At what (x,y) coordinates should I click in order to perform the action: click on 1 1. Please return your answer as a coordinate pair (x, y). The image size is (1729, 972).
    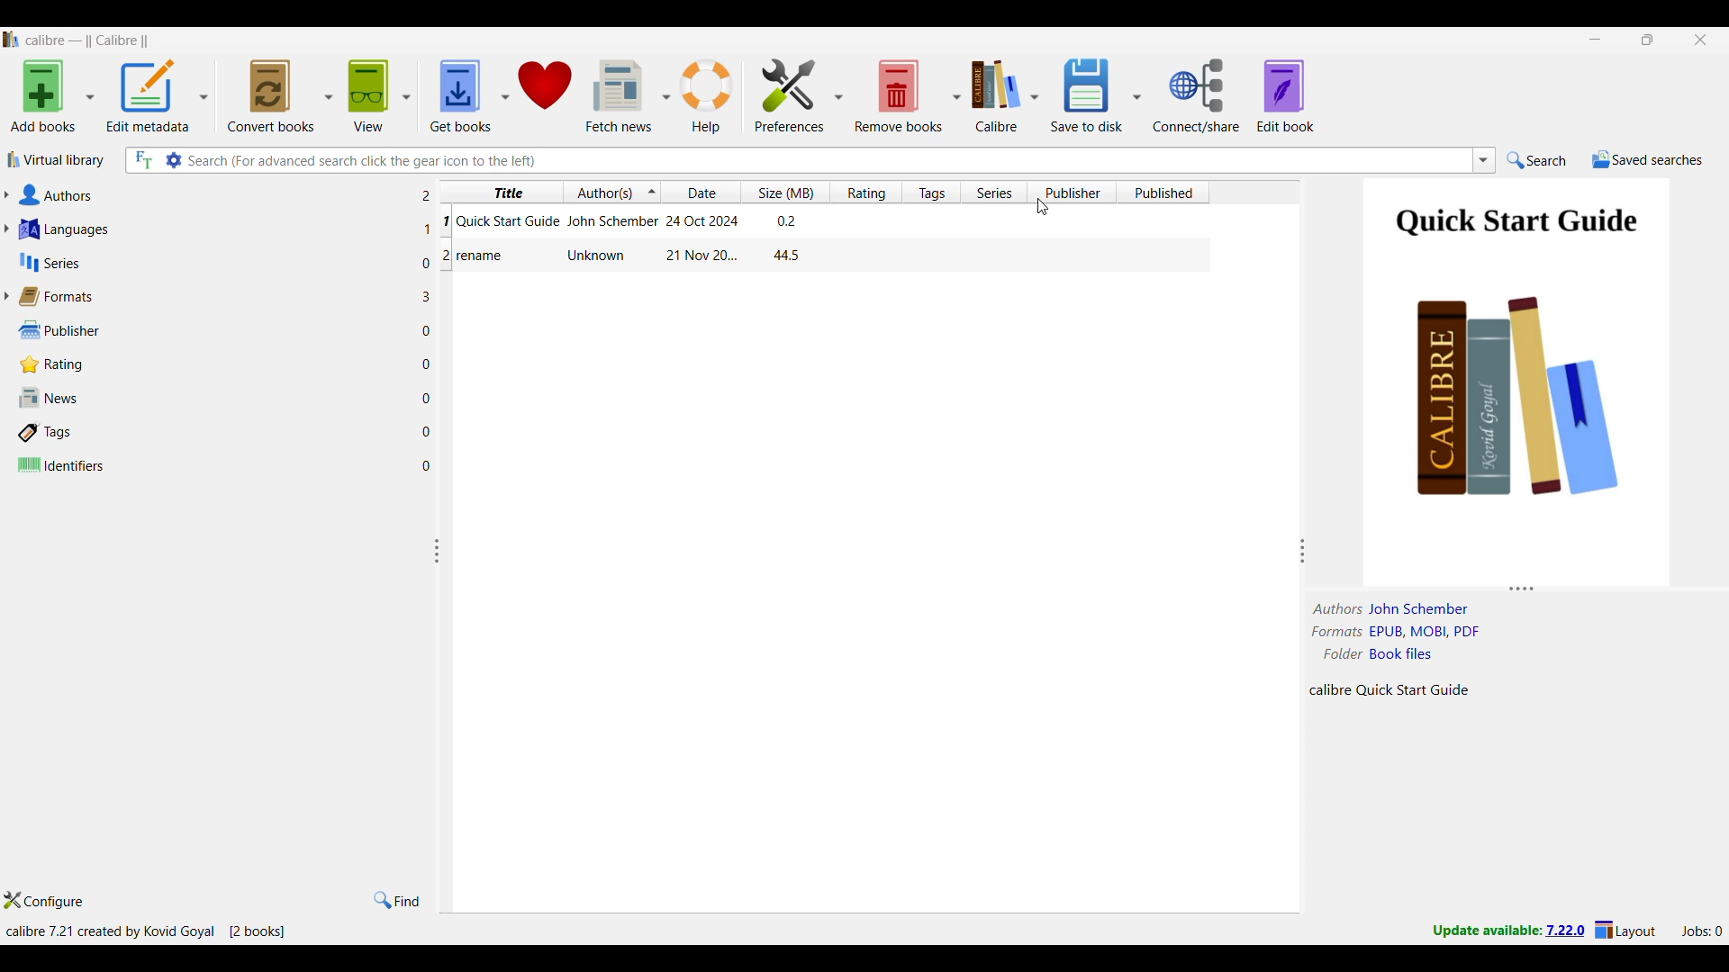
    Looking at the image, I should click on (435, 224).